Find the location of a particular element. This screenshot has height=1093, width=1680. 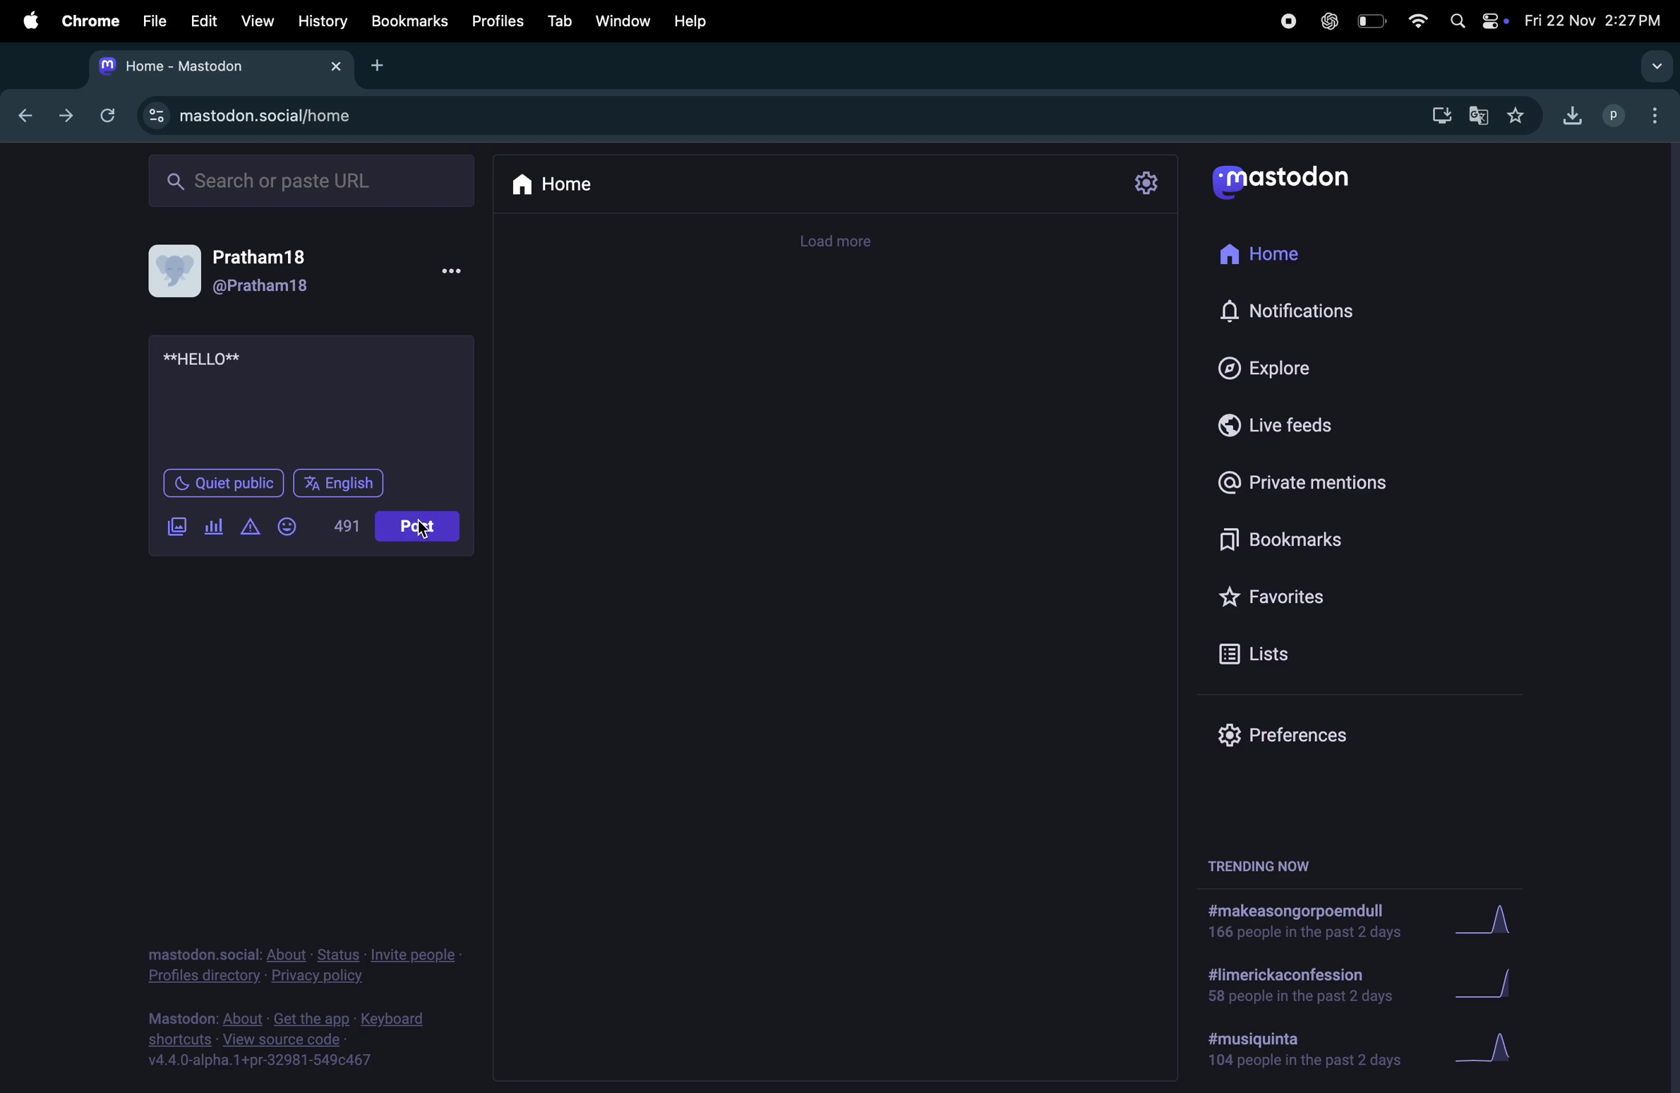

cursor is located at coordinates (439, 533).